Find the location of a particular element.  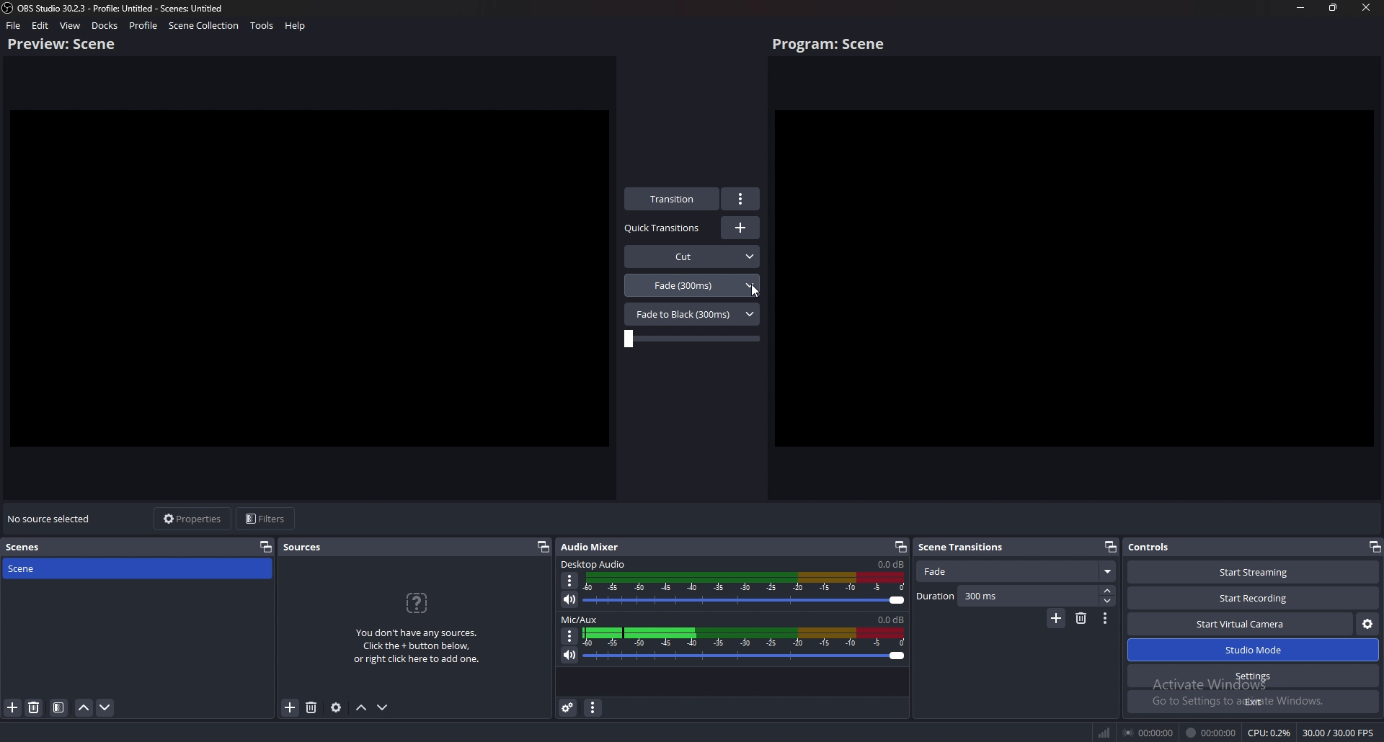

Add scene transitions is located at coordinates (1055, 619).